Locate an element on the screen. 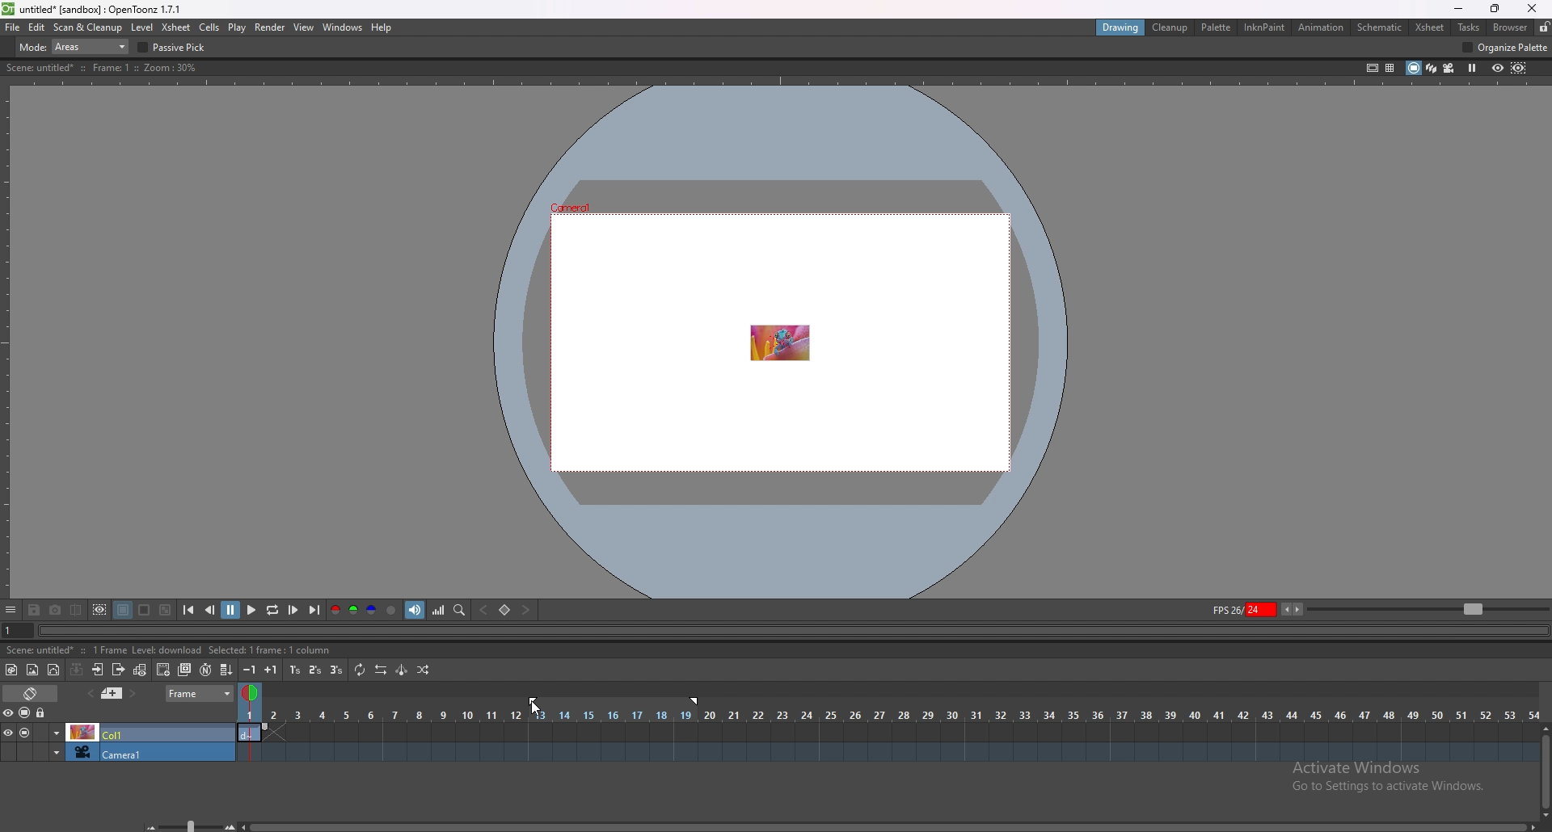 The image size is (1552, 832). define sub camera is located at coordinates (101, 610).